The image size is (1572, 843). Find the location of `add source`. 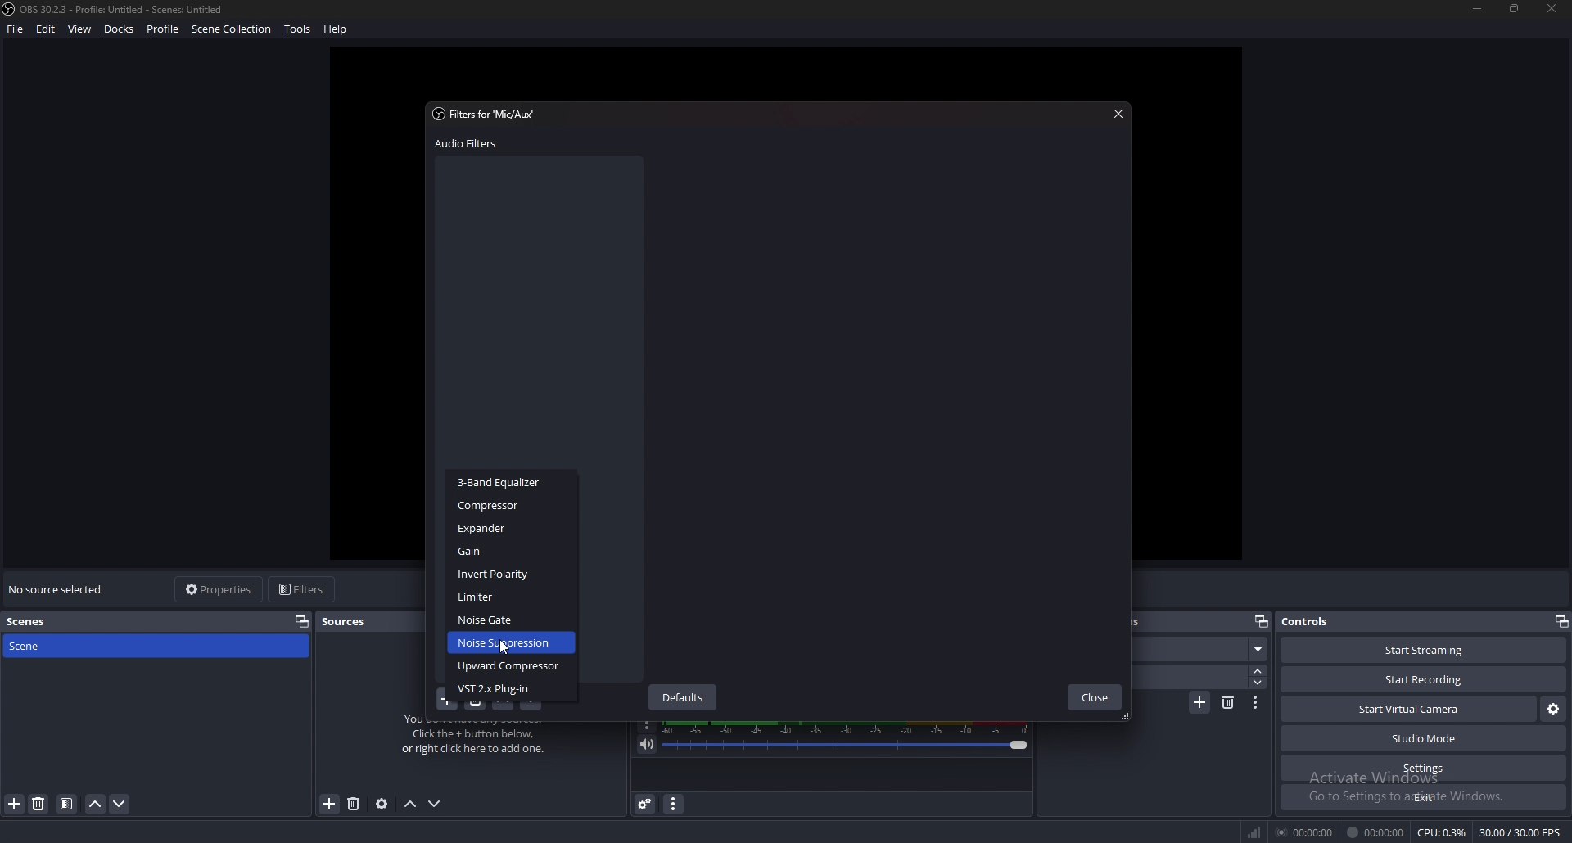

add source is located at coordinates (356, 805).